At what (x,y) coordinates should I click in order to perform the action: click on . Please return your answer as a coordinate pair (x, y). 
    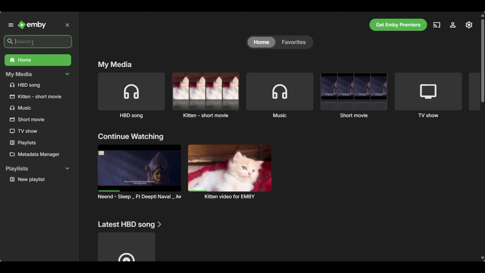
    Looking at the image, I should click on (39, 96).